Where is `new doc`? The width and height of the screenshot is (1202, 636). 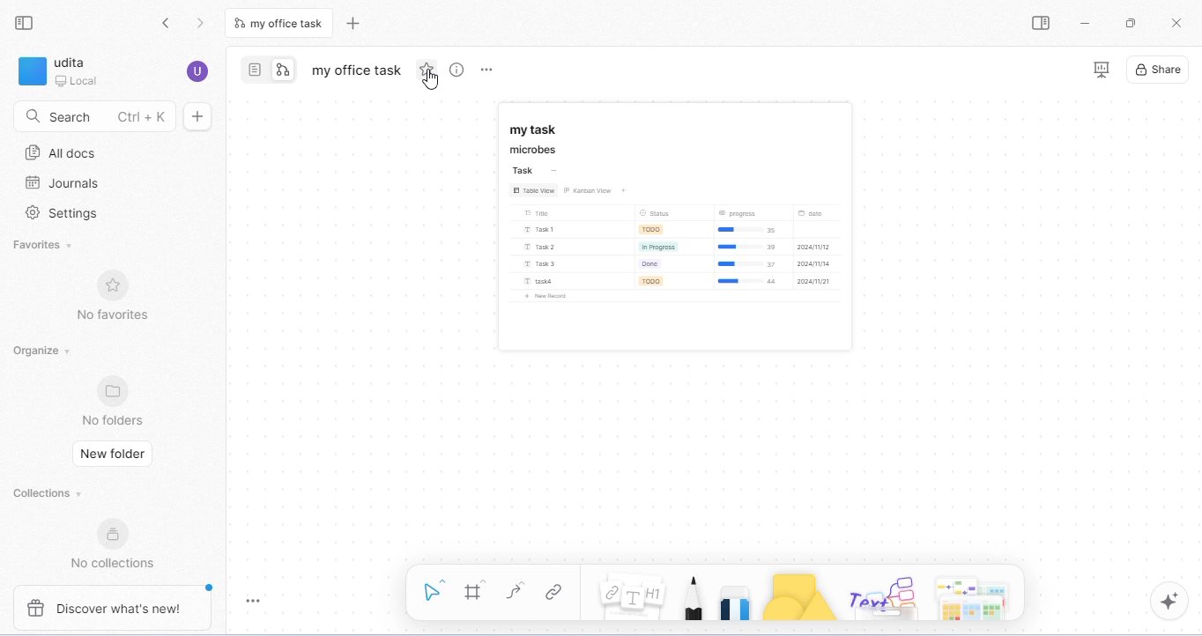
new doc is located at coordinates (198, 116).